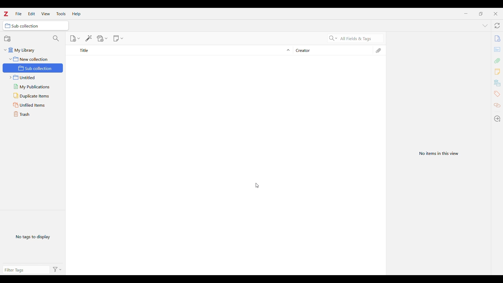 The image size is (503, 283). What do you see at coordinates (61, 14) in the screenshot?
I see `Tools menu` at bounding box center [61, 14].